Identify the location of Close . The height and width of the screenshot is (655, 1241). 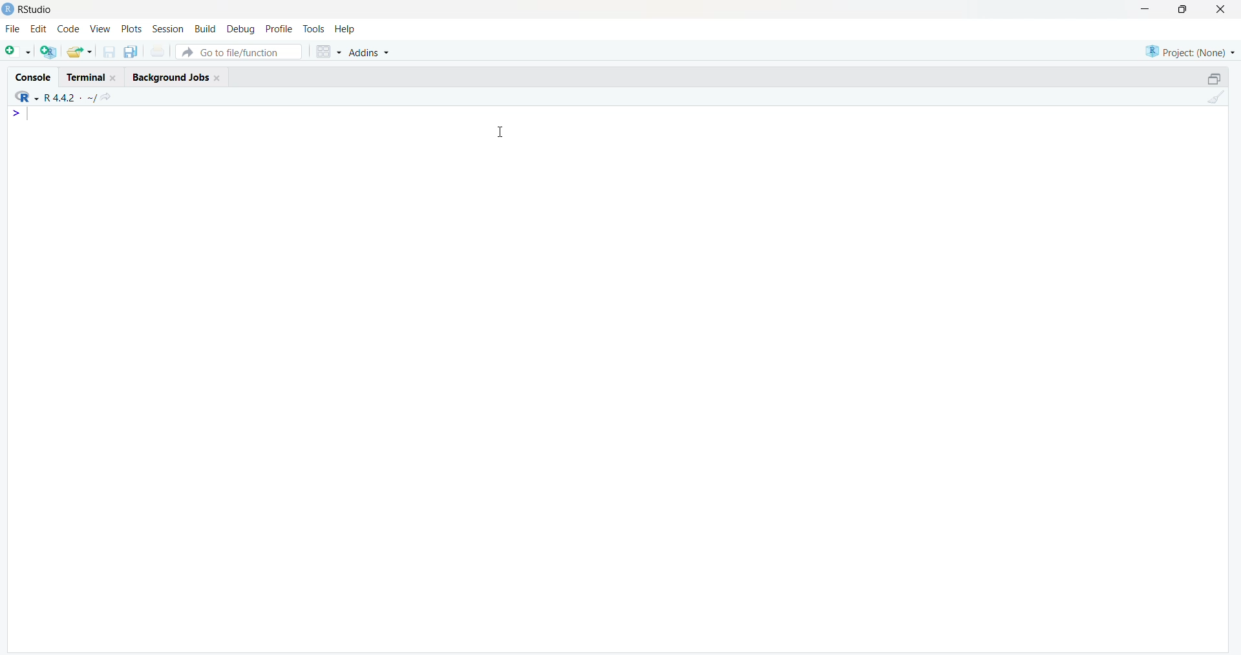
(218, 78).